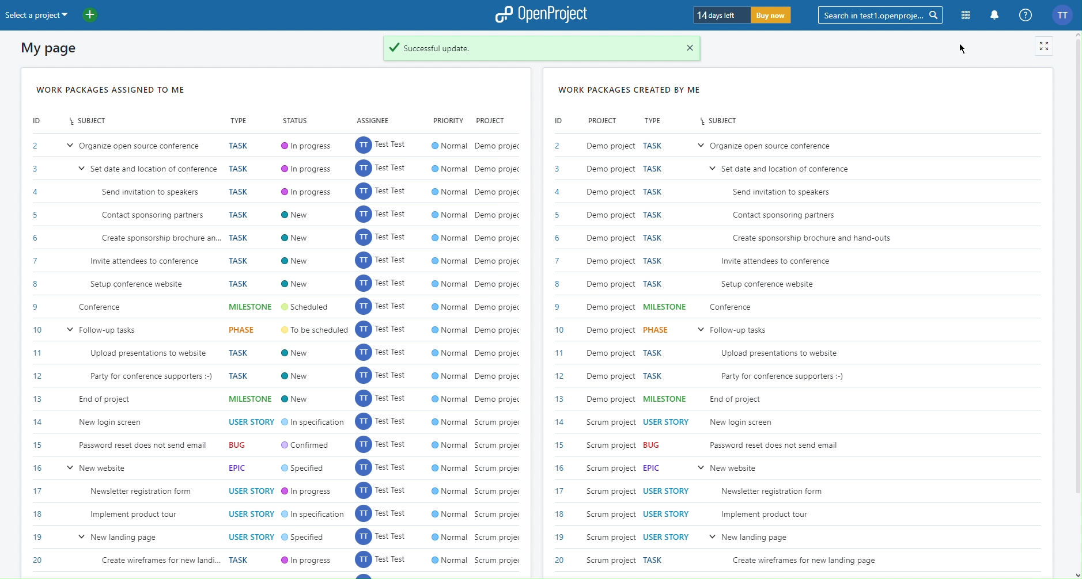  What do you see at coordinates (243, 363) in the screenshot?
I see `Task` at bounding box center [243, 363].